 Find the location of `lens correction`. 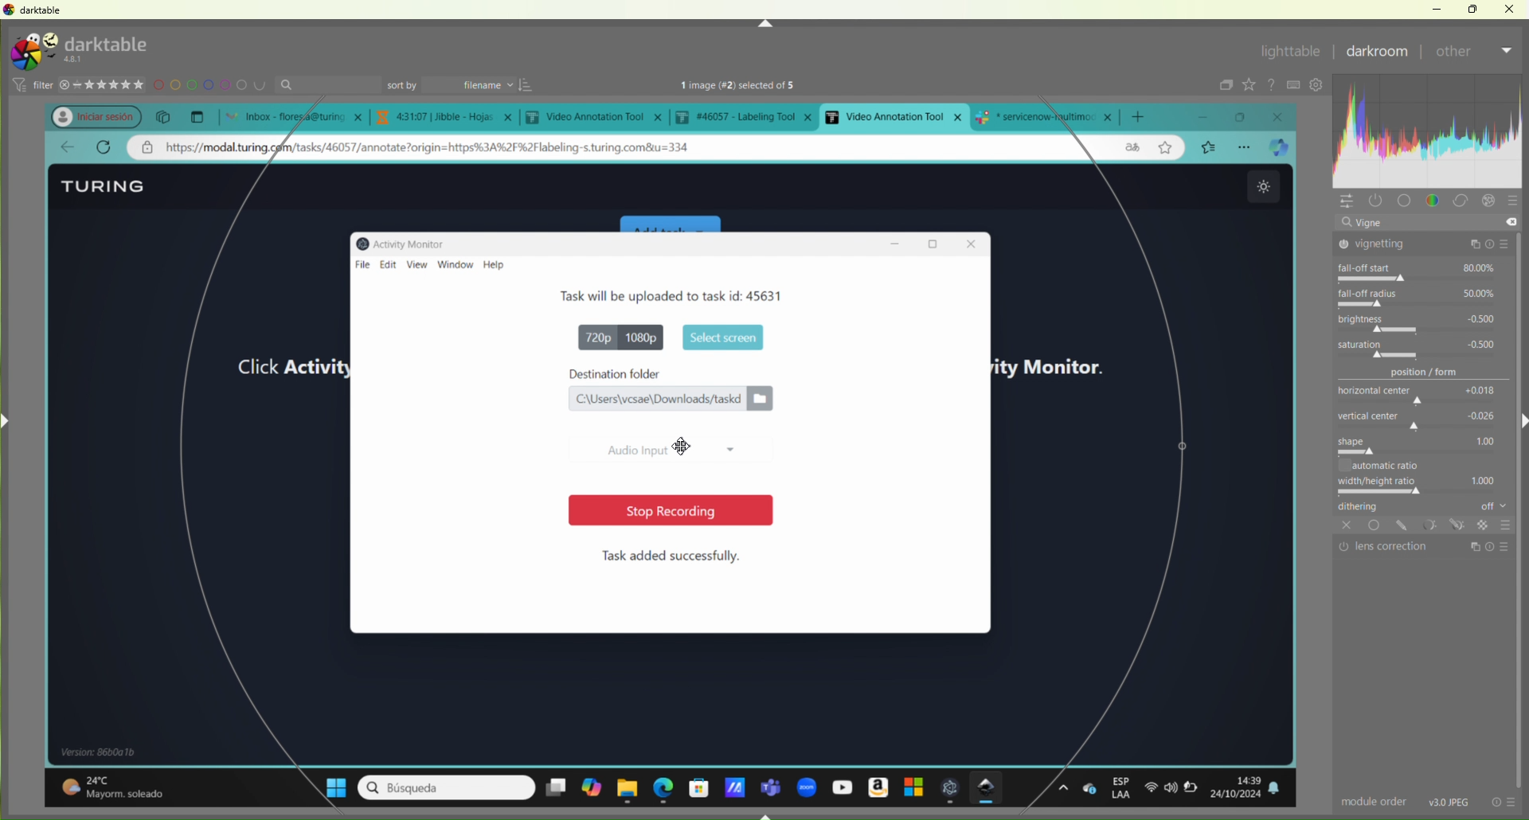

lens correction is located at coordinates (1424, 546).